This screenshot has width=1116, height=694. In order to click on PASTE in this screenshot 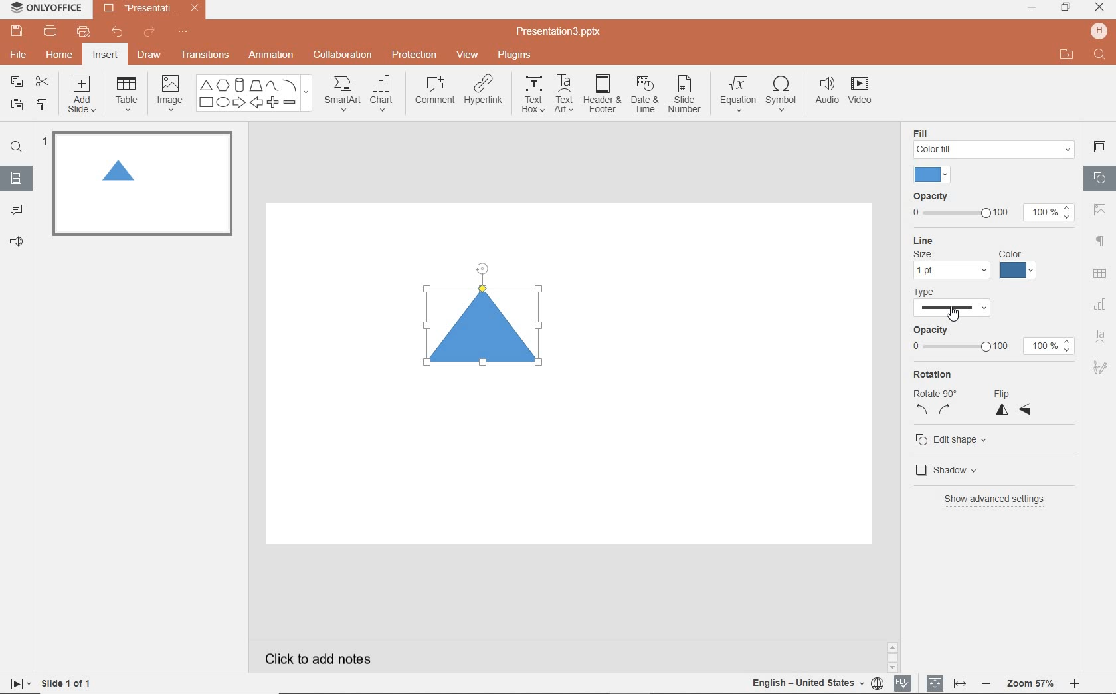, I will do `click(13, 106)`.